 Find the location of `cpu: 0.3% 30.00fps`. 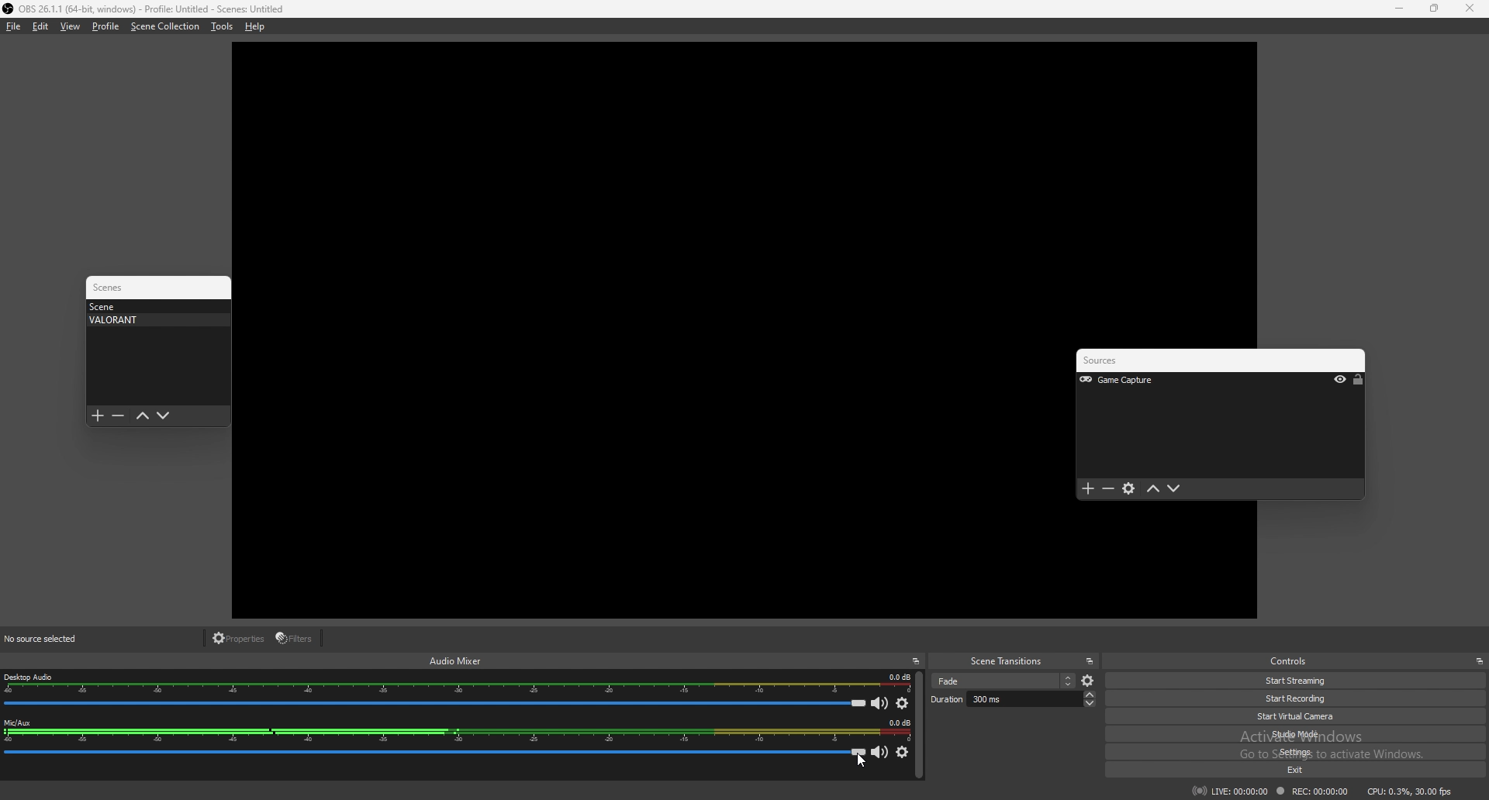

cpu: 0.3% 30.00fps is located at coordinates (1410, 790).